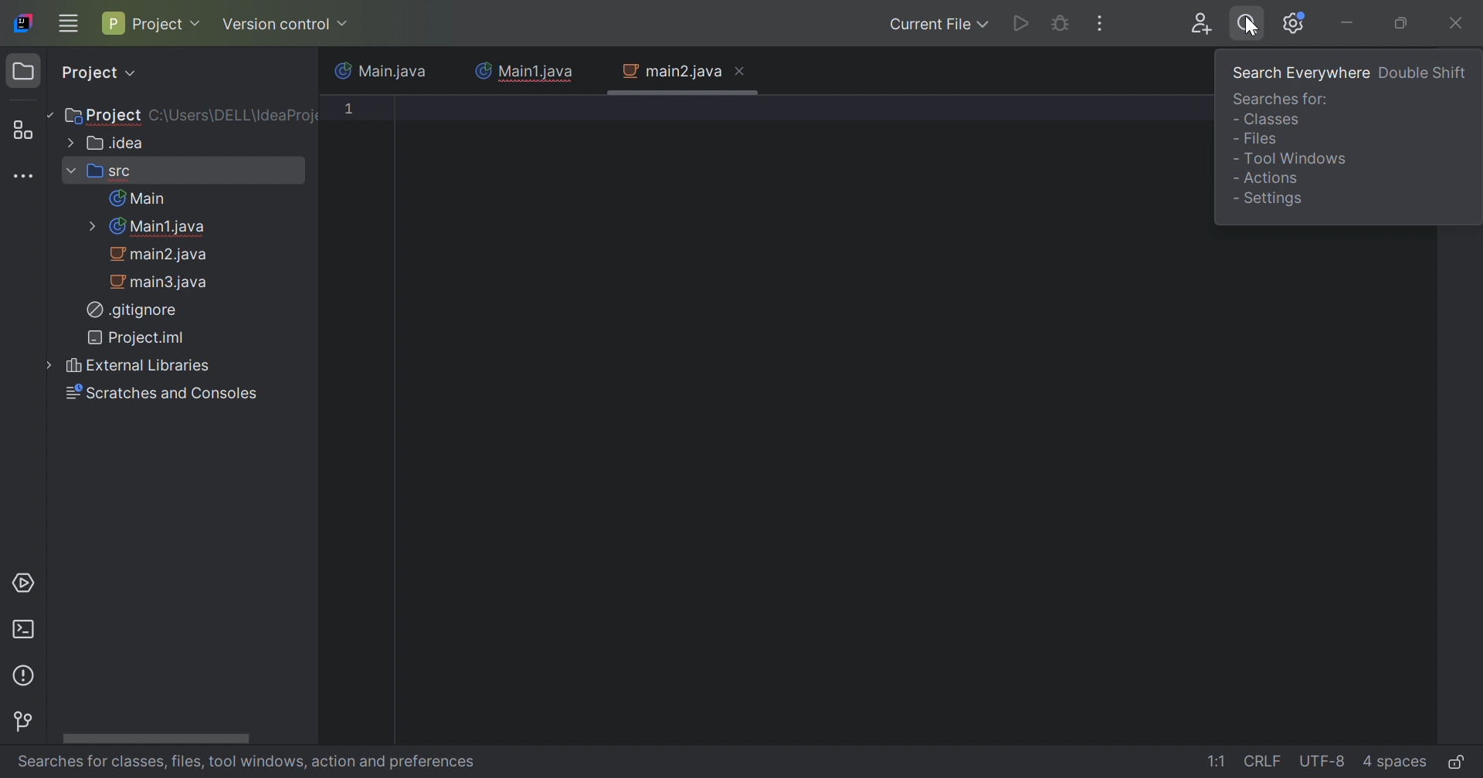 The width and height of the screenshot is (1483, 778). What do you see at coordinates (1461, 23) in the screenshot?
I see `Close` at bounding box center [1461, 23].